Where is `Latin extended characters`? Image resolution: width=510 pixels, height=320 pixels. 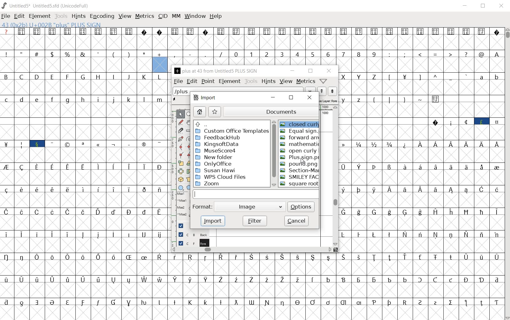 Latin extended characters is located at coordinates (444, 174).